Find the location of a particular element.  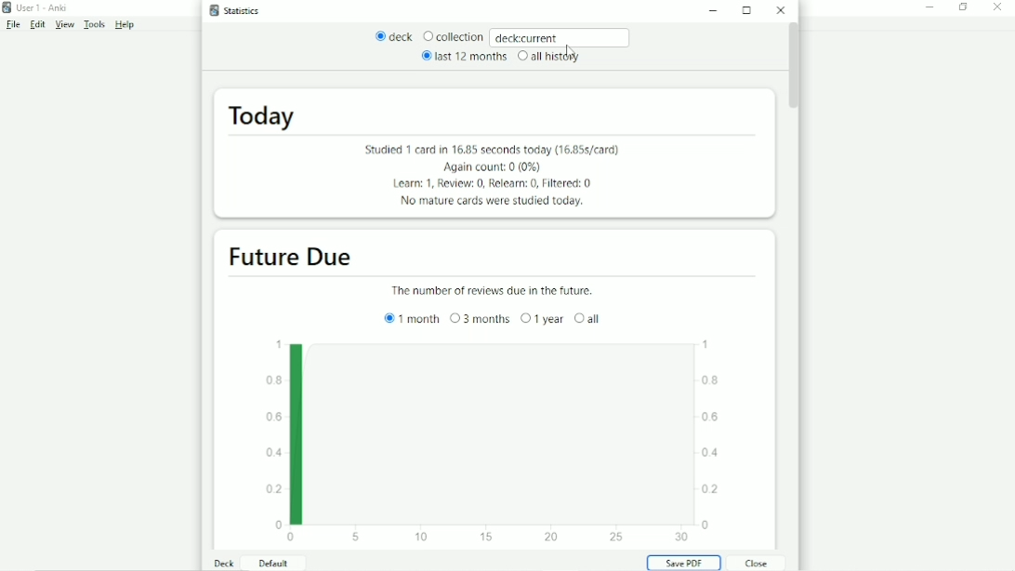

Tools is located at coordinates (91, 25).